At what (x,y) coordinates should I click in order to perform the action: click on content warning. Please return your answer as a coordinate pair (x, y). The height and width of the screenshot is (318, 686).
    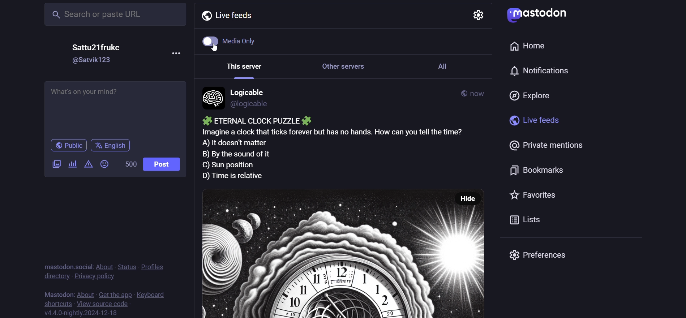
    Looking at the image, I should click on (87, 165).